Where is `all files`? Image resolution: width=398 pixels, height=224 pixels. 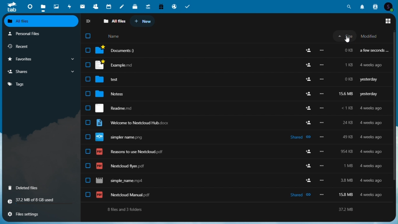
all files is located at coordinates (42, 21).